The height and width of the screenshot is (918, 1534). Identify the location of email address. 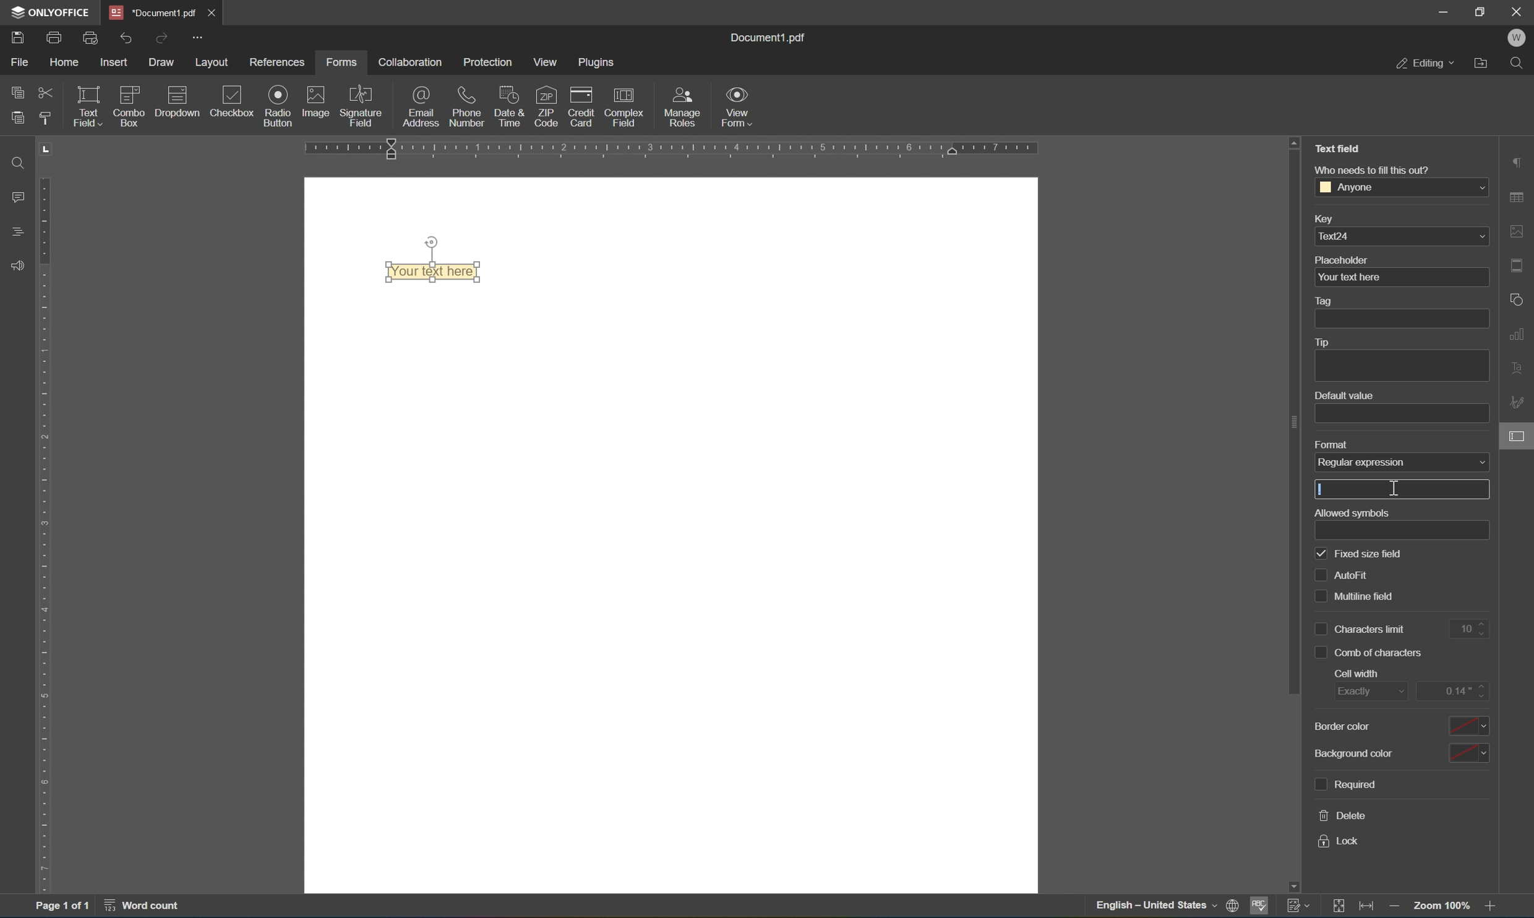
(421, 106).